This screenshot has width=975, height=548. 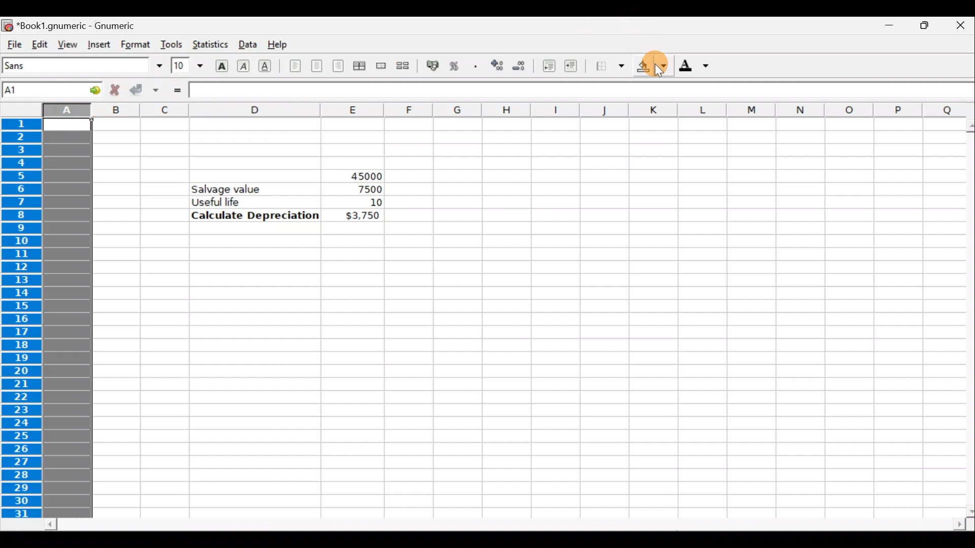 I want to click on Decrease the number of decimals, so click(x=519, y=65).